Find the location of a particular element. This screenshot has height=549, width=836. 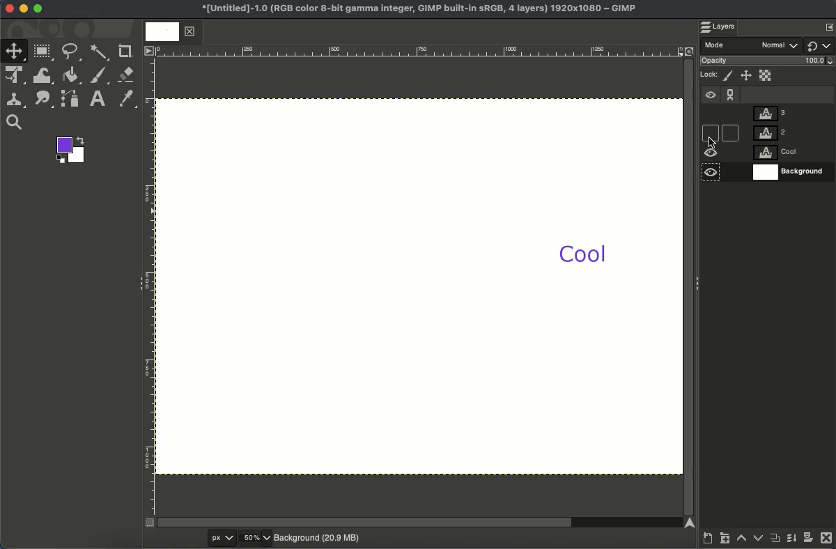

Free select is located at coordinates (74, 52).